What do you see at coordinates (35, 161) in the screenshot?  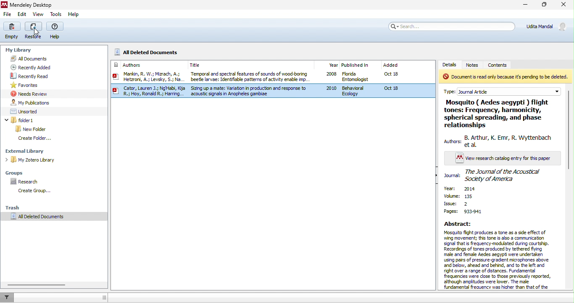 I see `my zotero library` at bounding box center [35, 161].